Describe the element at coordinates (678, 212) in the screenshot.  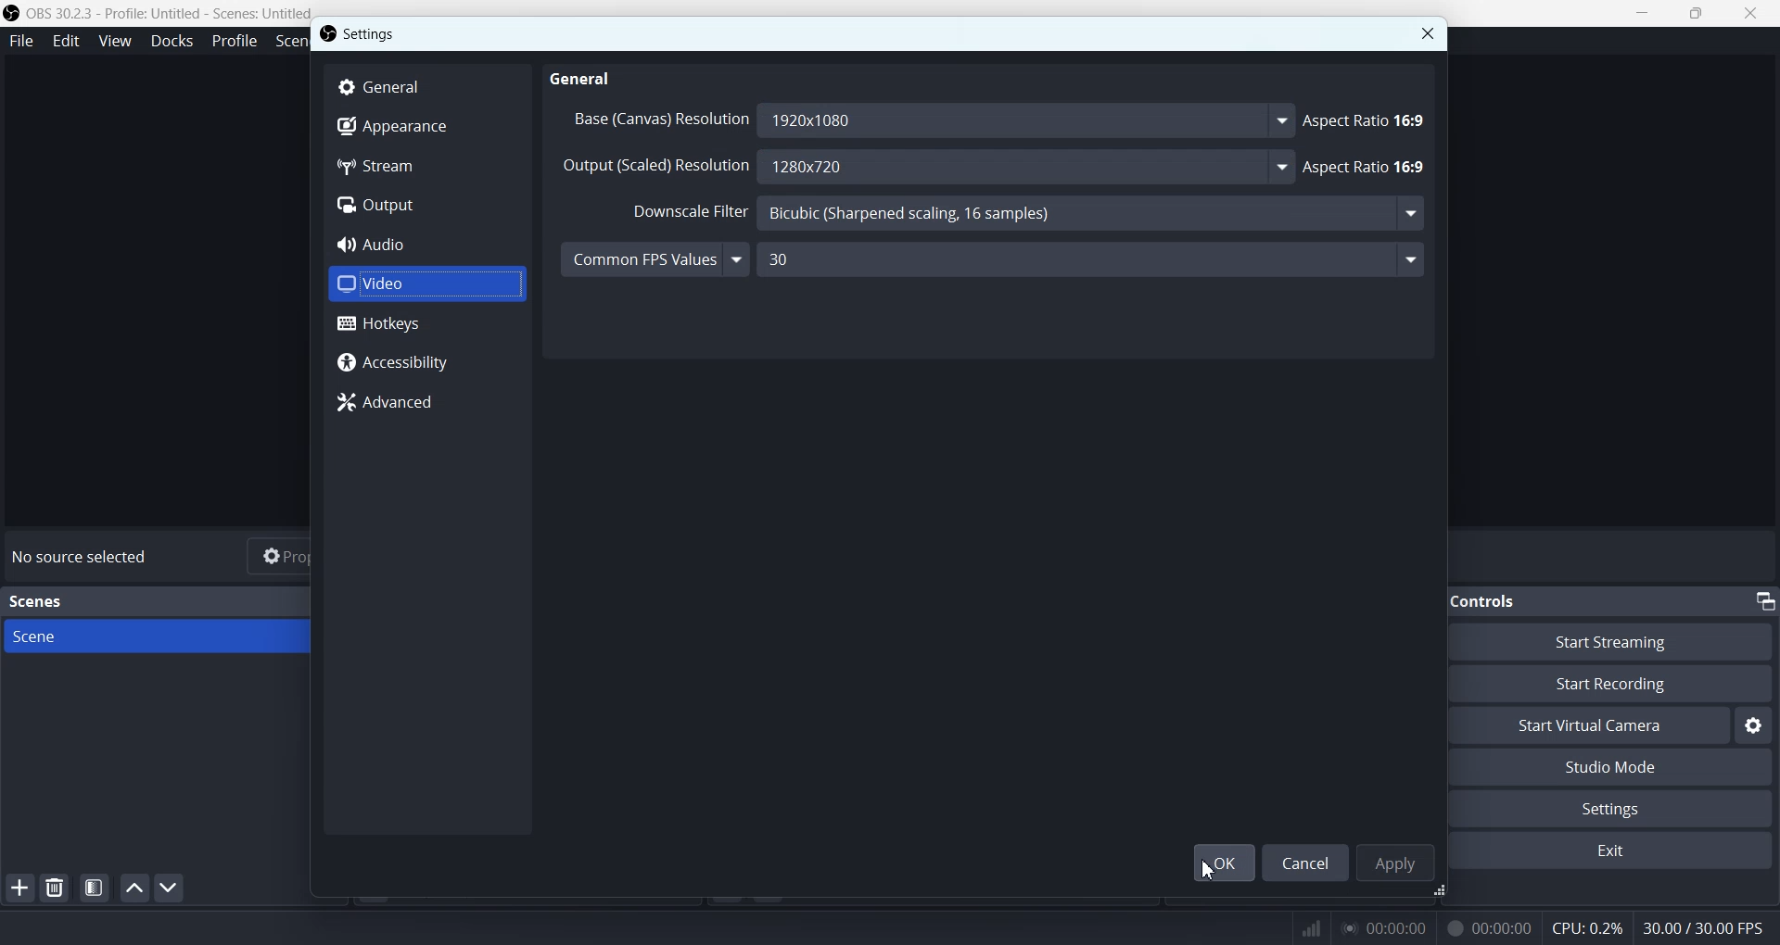
I see `Downscale filter` at that location.